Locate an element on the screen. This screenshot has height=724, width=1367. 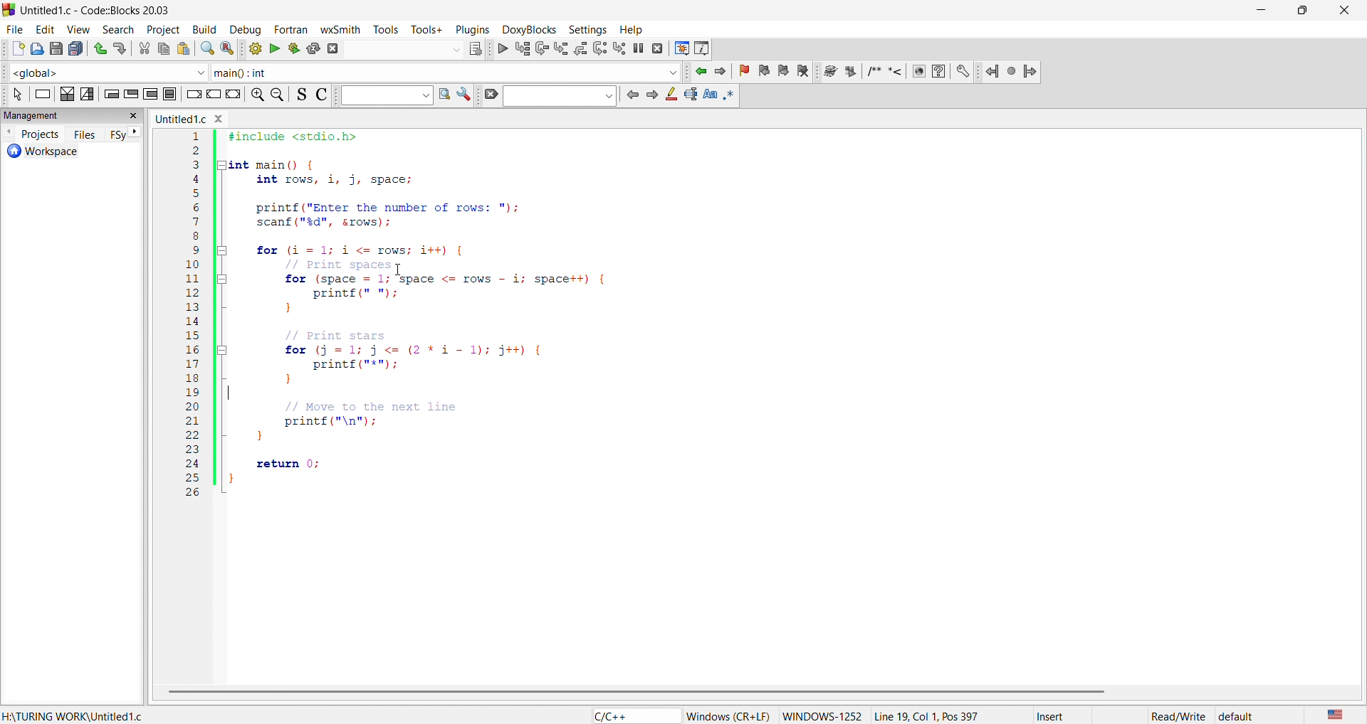
abort is located at coordinates (331, 48).